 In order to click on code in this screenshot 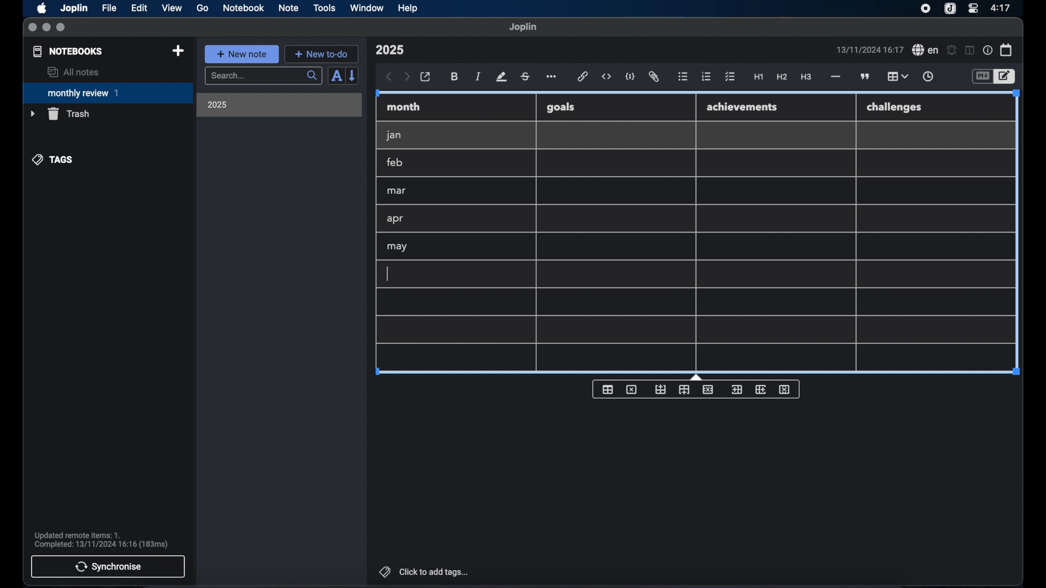, I will do `click(630, 77)`.